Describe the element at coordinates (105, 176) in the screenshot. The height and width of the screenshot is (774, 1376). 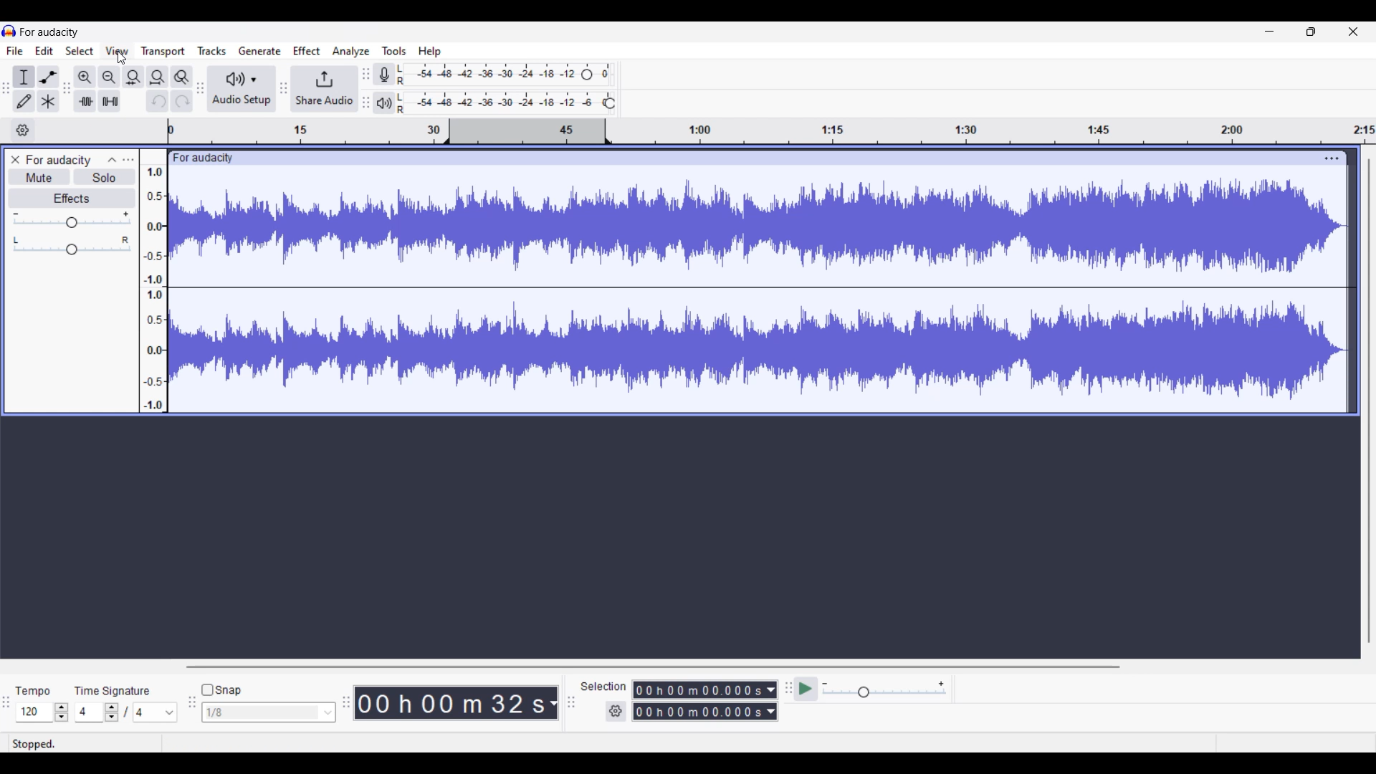
I see `Solo` at that location.